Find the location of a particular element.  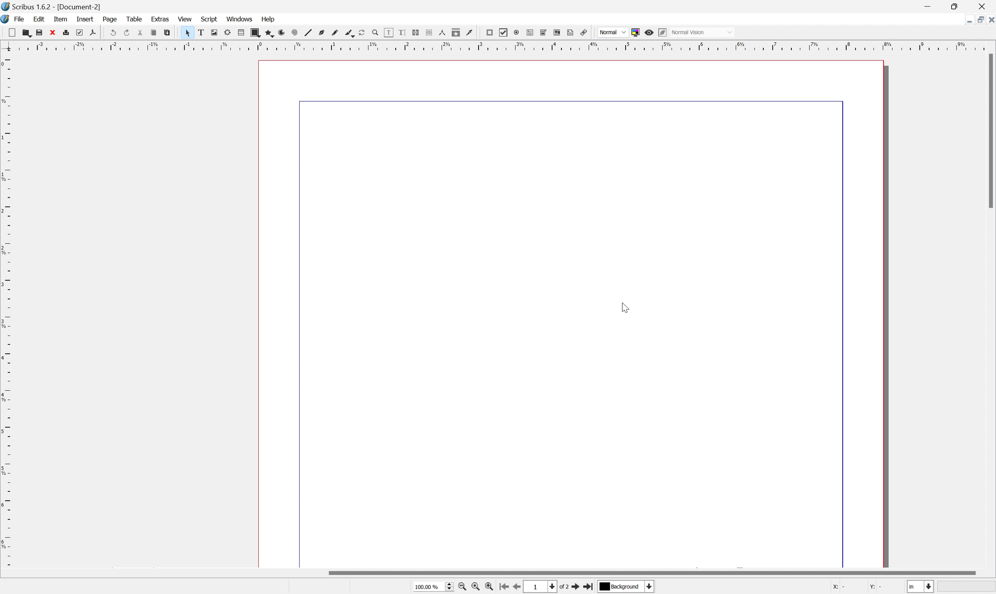

Calligraphic view is located at coordinates (347, 33).